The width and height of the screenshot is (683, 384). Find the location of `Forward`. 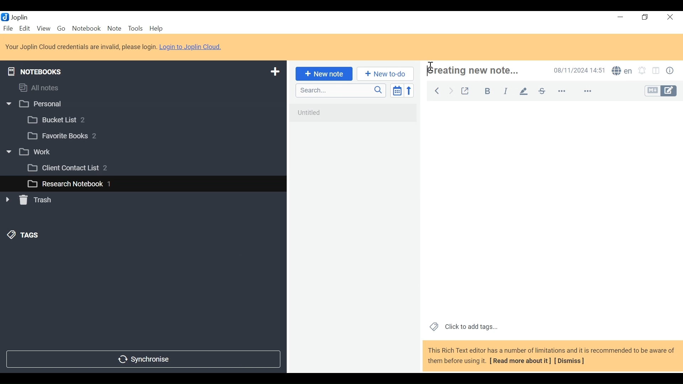

Forward is located at coordinates (451, 90).